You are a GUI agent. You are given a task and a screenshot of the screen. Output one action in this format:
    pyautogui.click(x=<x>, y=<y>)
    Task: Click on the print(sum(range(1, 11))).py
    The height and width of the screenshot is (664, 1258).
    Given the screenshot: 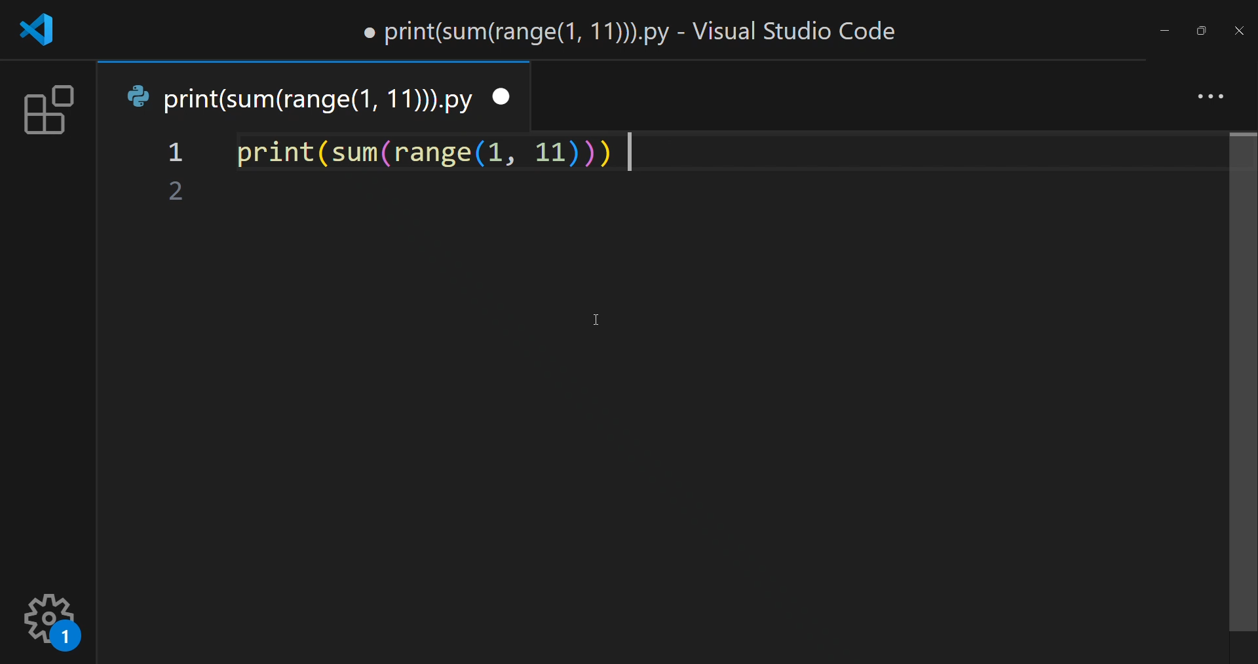 What is the action you would take?
    pyautogui.click(x=300, y=98)
    